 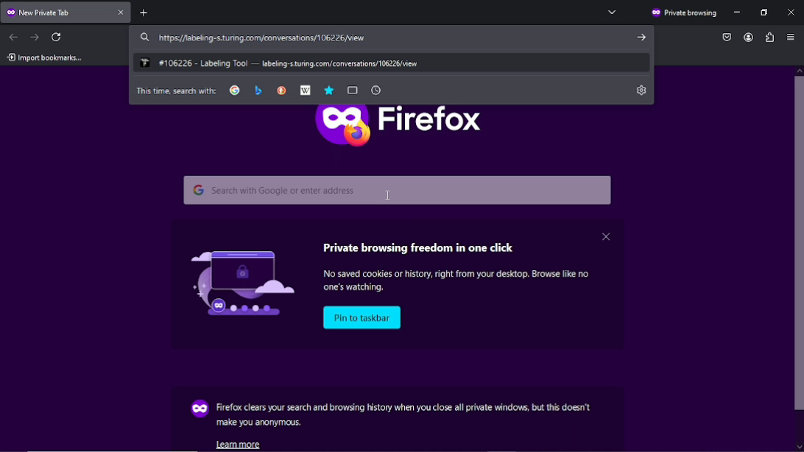 I want to click on icon, so click(x=198, y=409).